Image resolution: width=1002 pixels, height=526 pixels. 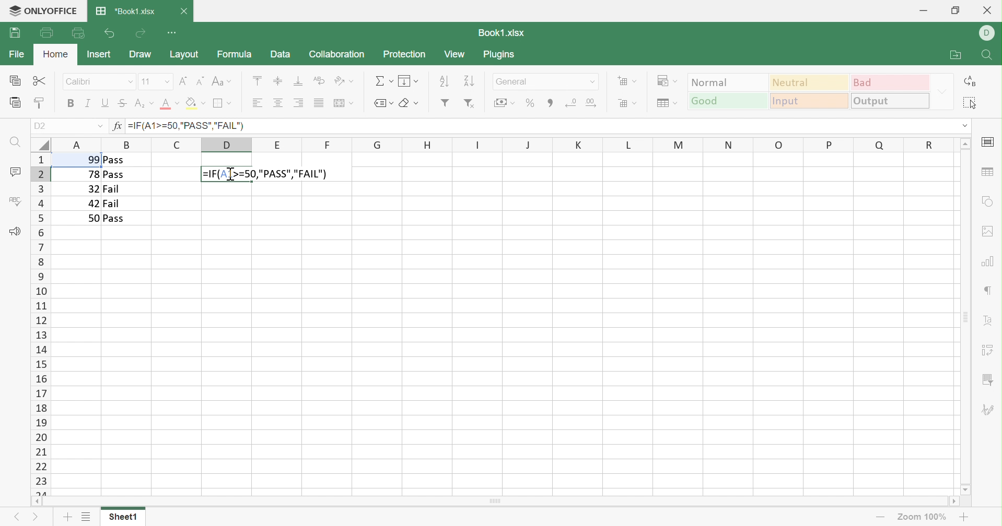 I want to click on Minimize, so click(x=925, y=8).